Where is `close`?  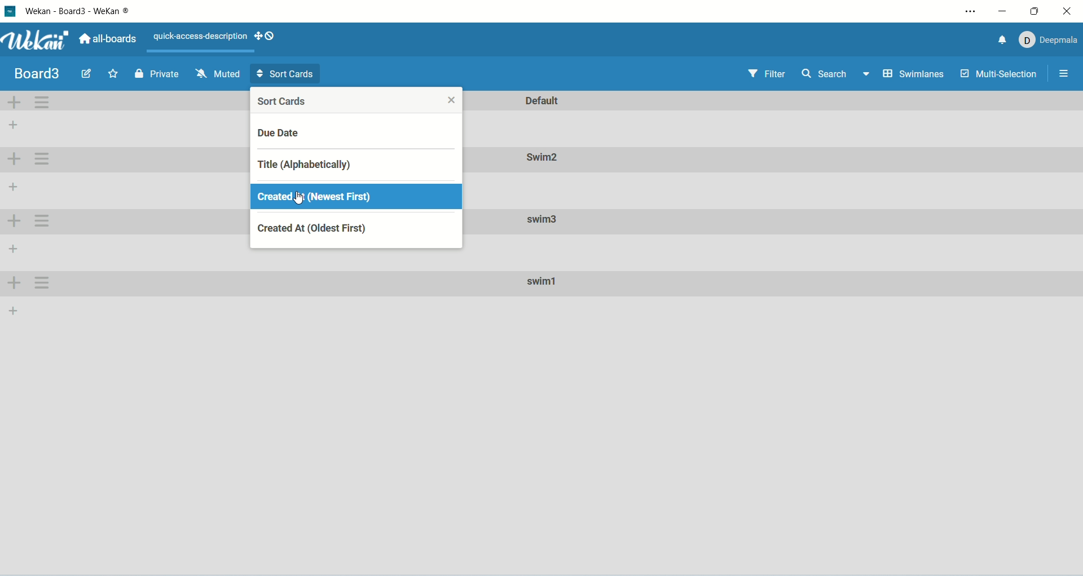 close is located at coordinates (1067, 11).